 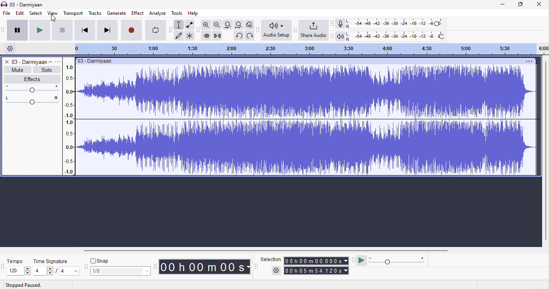 I want to click on loop, so click(x=157, y=30).